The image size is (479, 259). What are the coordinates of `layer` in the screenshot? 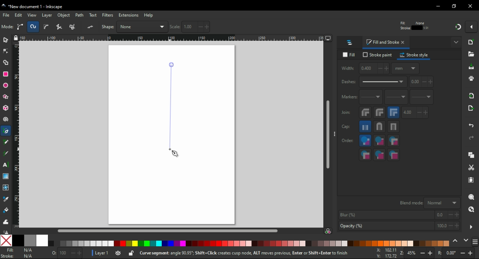 It's located at (48, 15).